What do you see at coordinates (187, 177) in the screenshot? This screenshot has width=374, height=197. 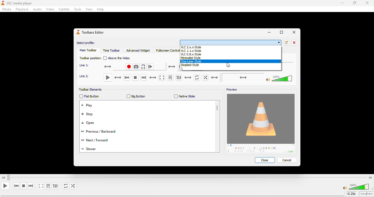 I see `Video Scroll bar` at bounding box center [187, 177].